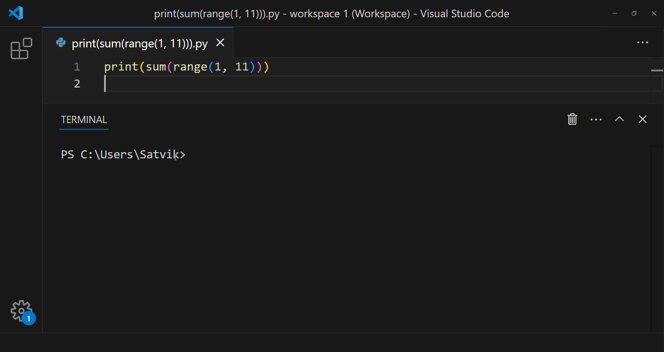 The height and width of the screenshot is (352, 664). What do you see at coordinates (597, 118) in the screenshot?
I see `more options` at bounding box center [597, 118].